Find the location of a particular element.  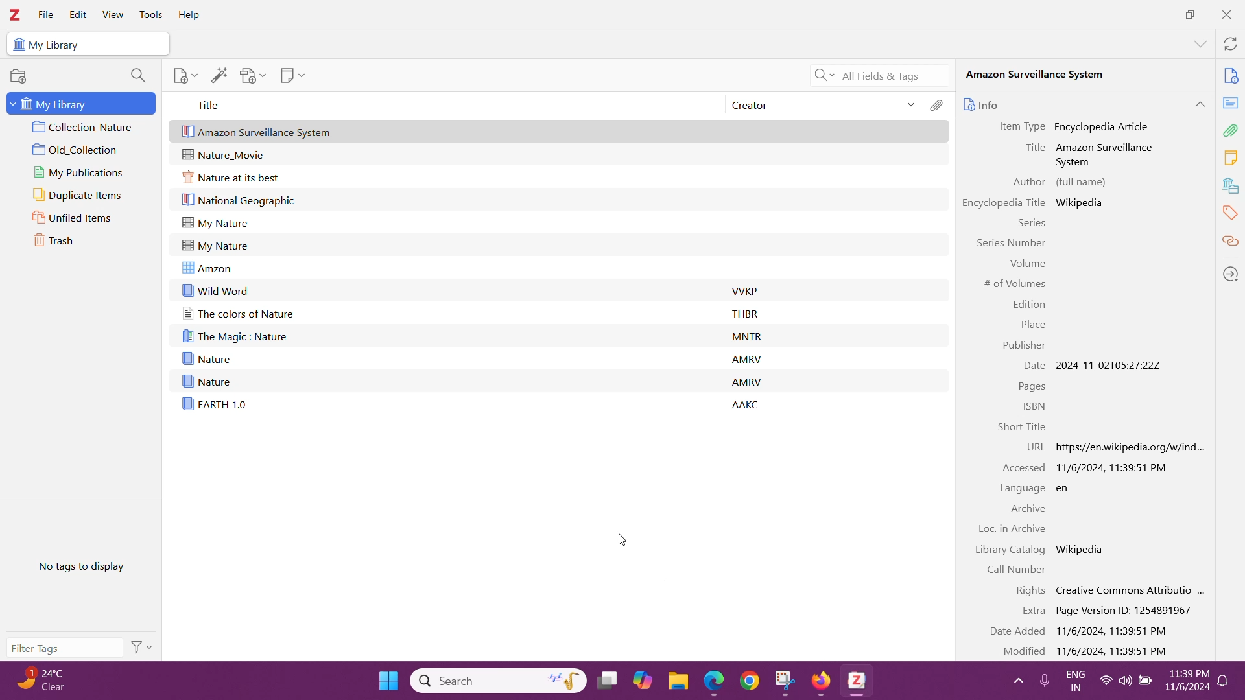

Accessed Date and Time is located at coordinates (1111, 469).